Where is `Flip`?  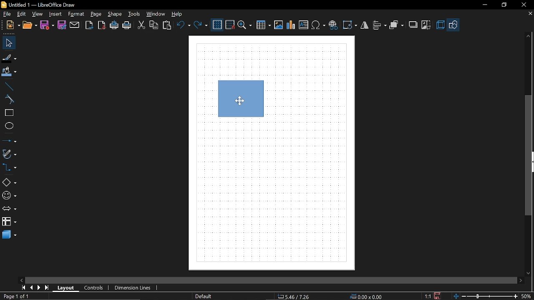
Flip is located at coordinates (365, 25).